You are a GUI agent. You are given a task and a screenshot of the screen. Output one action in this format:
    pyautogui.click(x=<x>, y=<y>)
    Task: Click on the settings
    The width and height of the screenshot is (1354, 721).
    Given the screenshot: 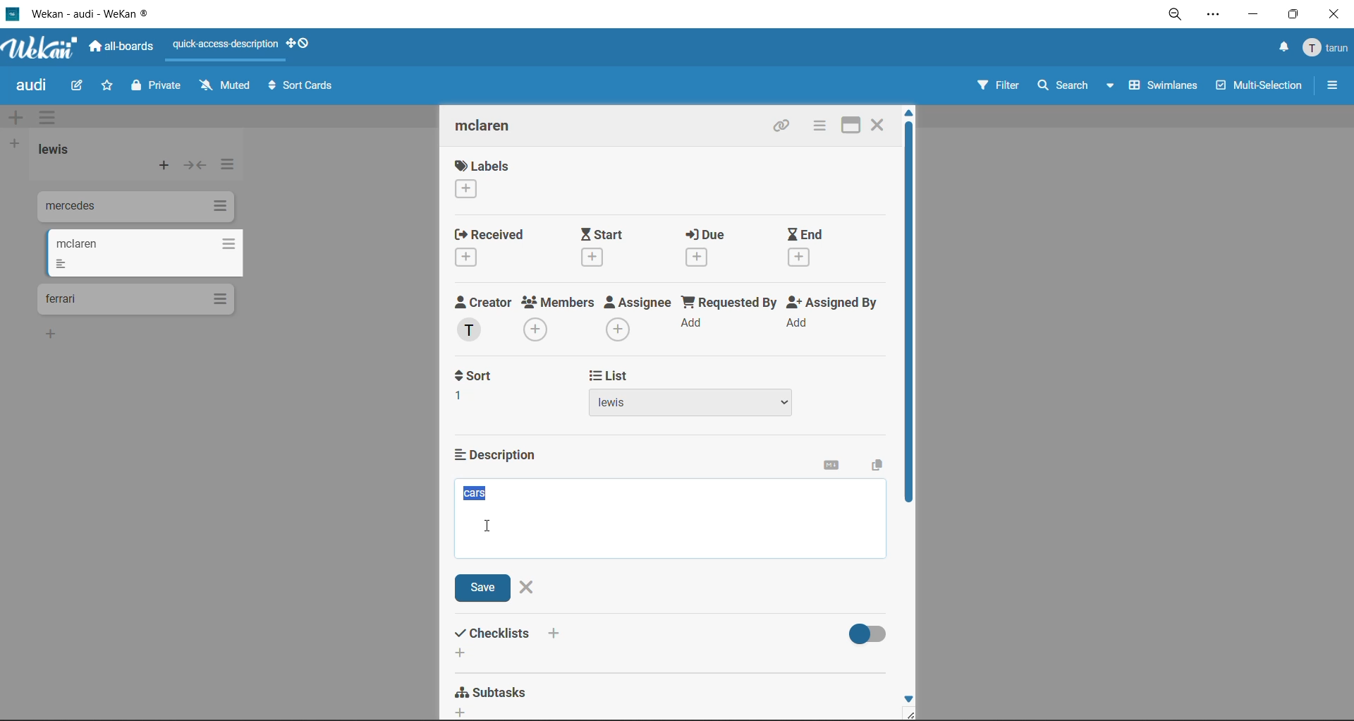 What is the action you would take?
    pyautogui.click(x=1212, y=16)
    